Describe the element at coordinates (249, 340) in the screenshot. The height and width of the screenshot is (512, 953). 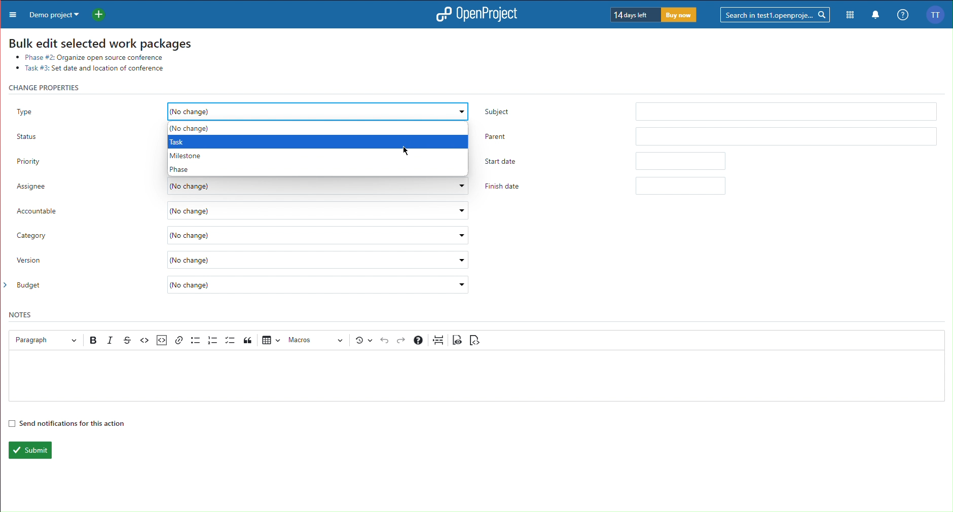
I see `Quote` at that location.